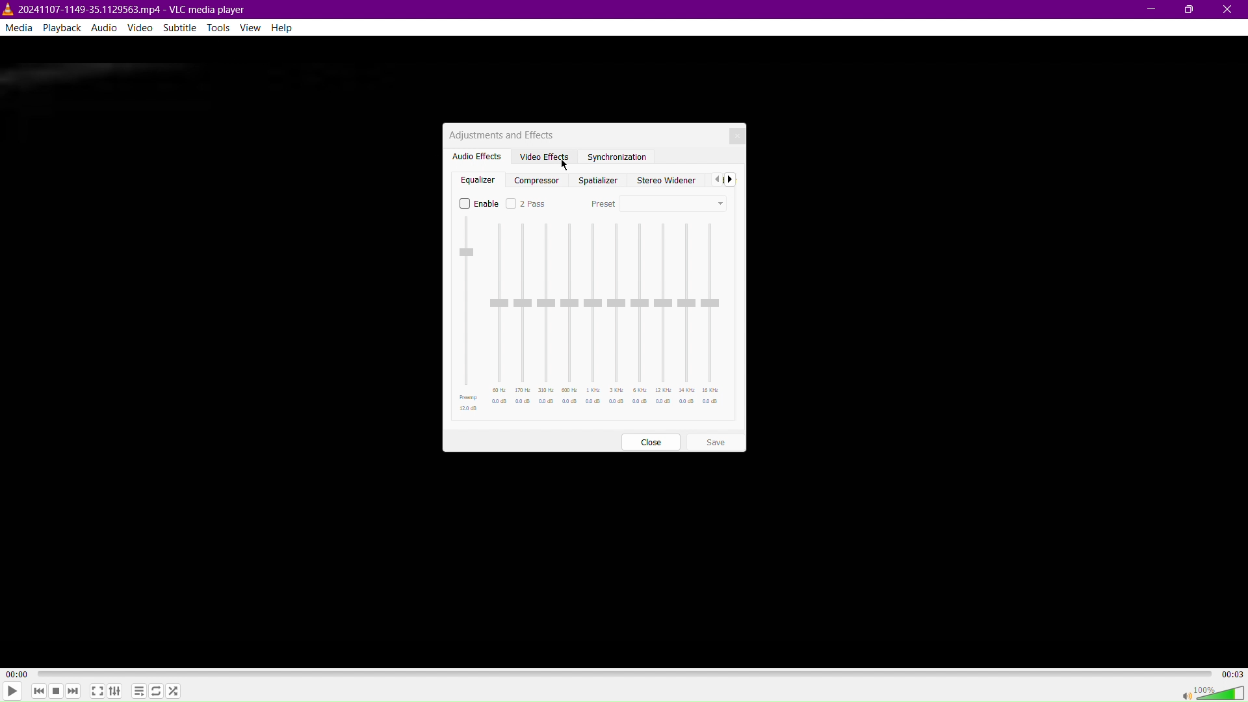 Image resolution: width=1248 pixels, height=702 pixels. I want to click on Next, so click(733, 179).